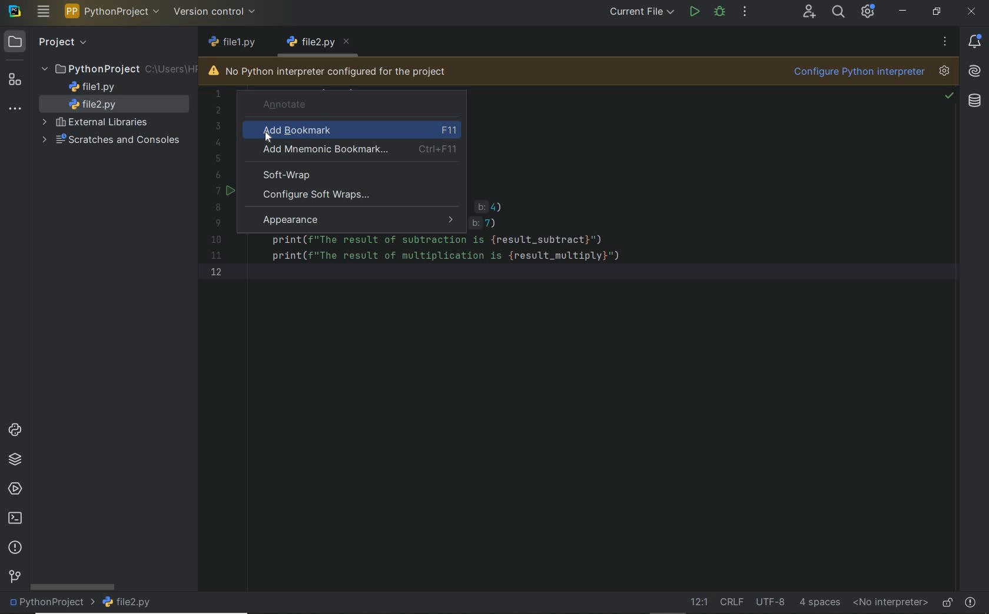 The height and width of the screenshot is (614, 989). What do you see at coordinates (977, 41) in the screenshot?
I see `notifications` at bounding box center [977, 41].